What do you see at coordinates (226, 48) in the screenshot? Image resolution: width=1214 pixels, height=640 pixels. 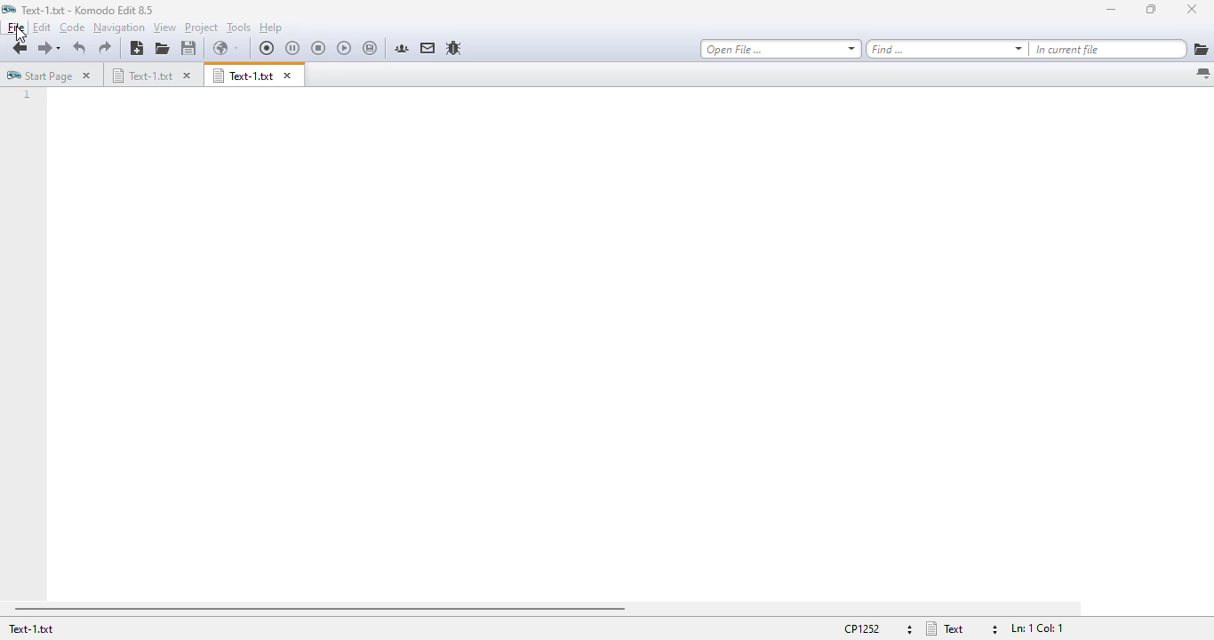 I see `preview buffer in browser` at bounding box center [226, 48].